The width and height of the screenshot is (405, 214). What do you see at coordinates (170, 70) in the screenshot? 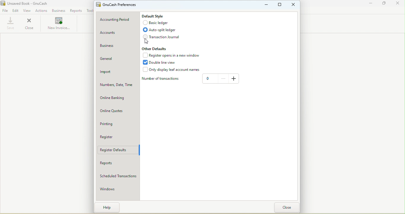
I see `Only display leaf accounts` at bounding box center [170, 70].